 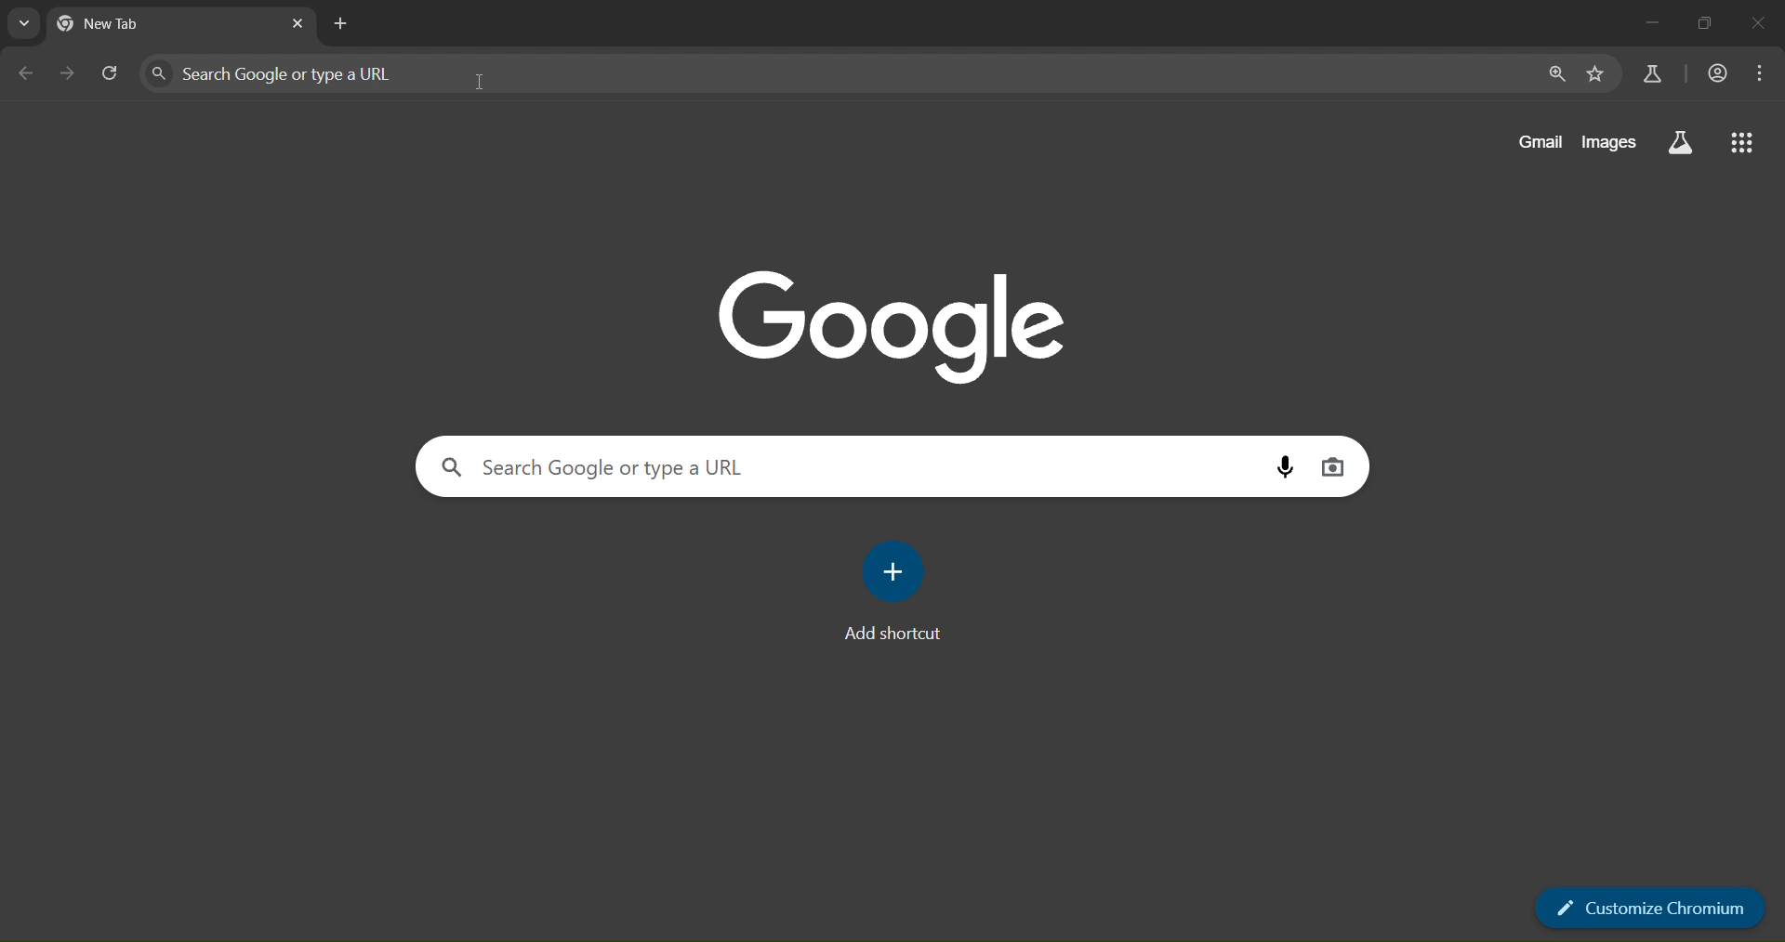 What do you see at coordinates (1537, 141) in the screenshot?
I see `gmail` at bounding box center [1537, 141].